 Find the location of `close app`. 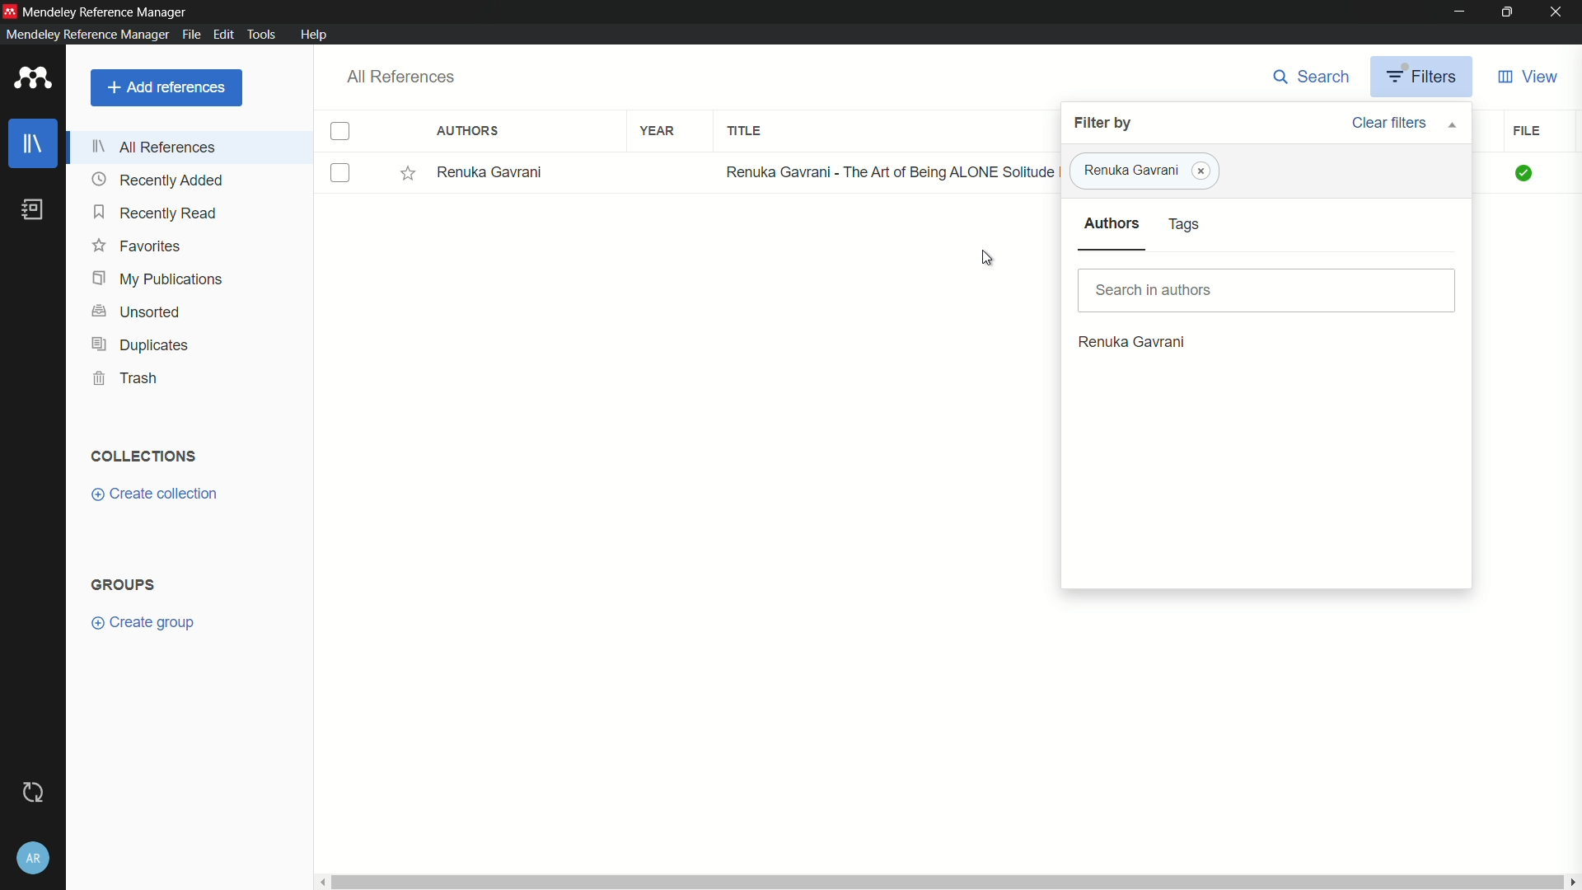

close app is located at coordinates (1559, 12).